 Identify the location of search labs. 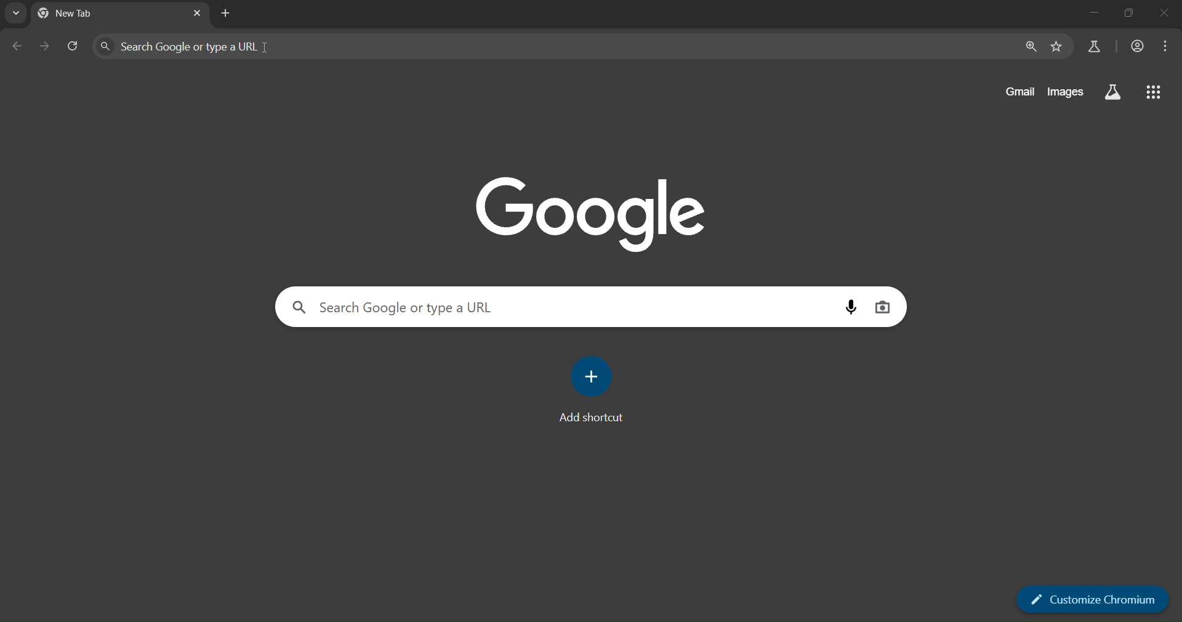
(1113, 92).